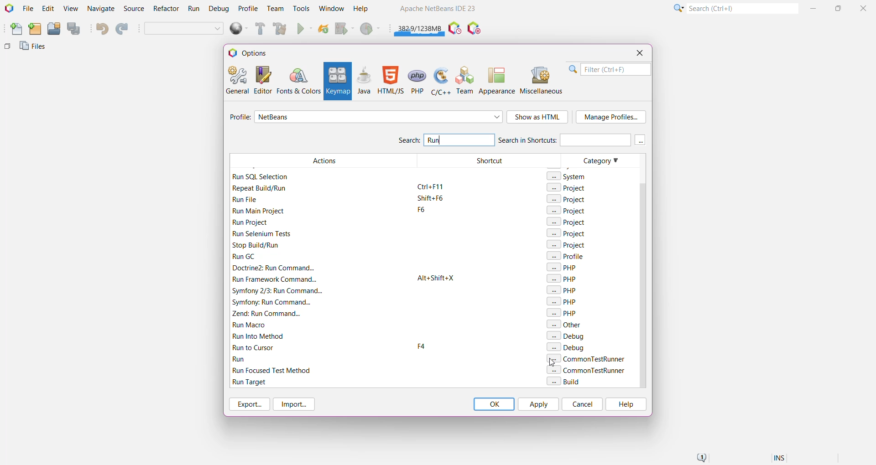 Image resolution: width=876 pixels, height=465 pixels. Describe the element at coordinates (641, 140) in the screenshot. I see `More keys` at that location.